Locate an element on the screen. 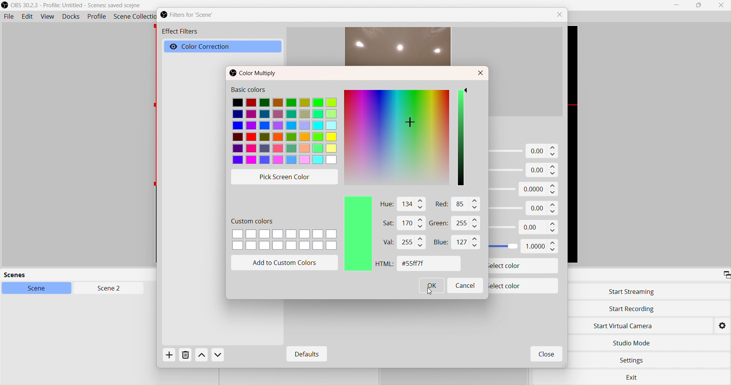 The image size is (731, 385). Studio Move is located at coordinates (632, 342).